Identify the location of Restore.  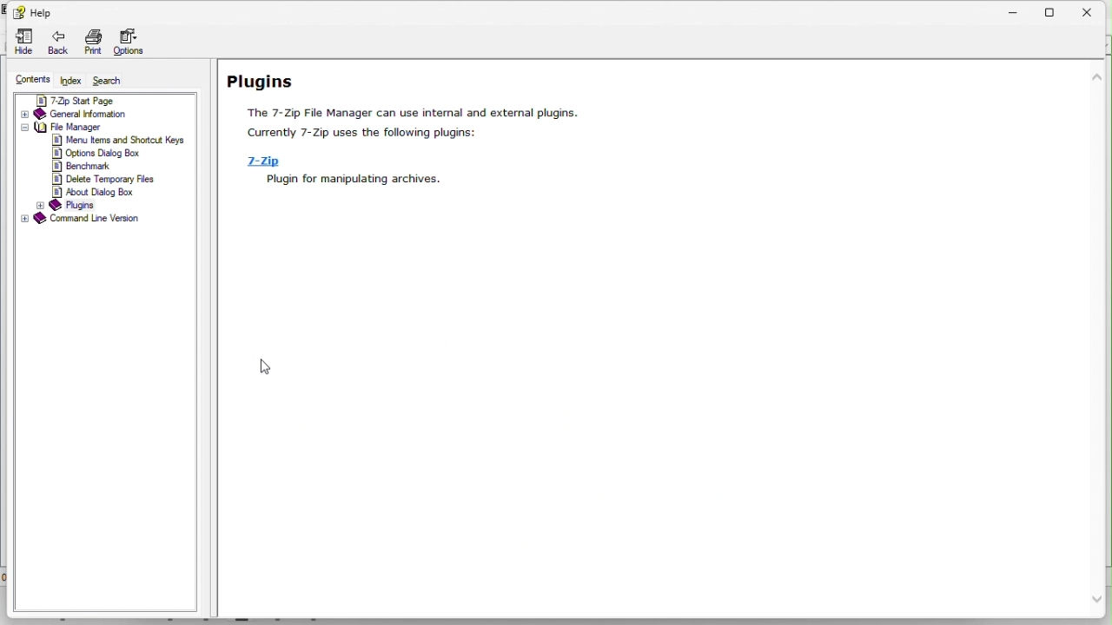
(1049, 10).